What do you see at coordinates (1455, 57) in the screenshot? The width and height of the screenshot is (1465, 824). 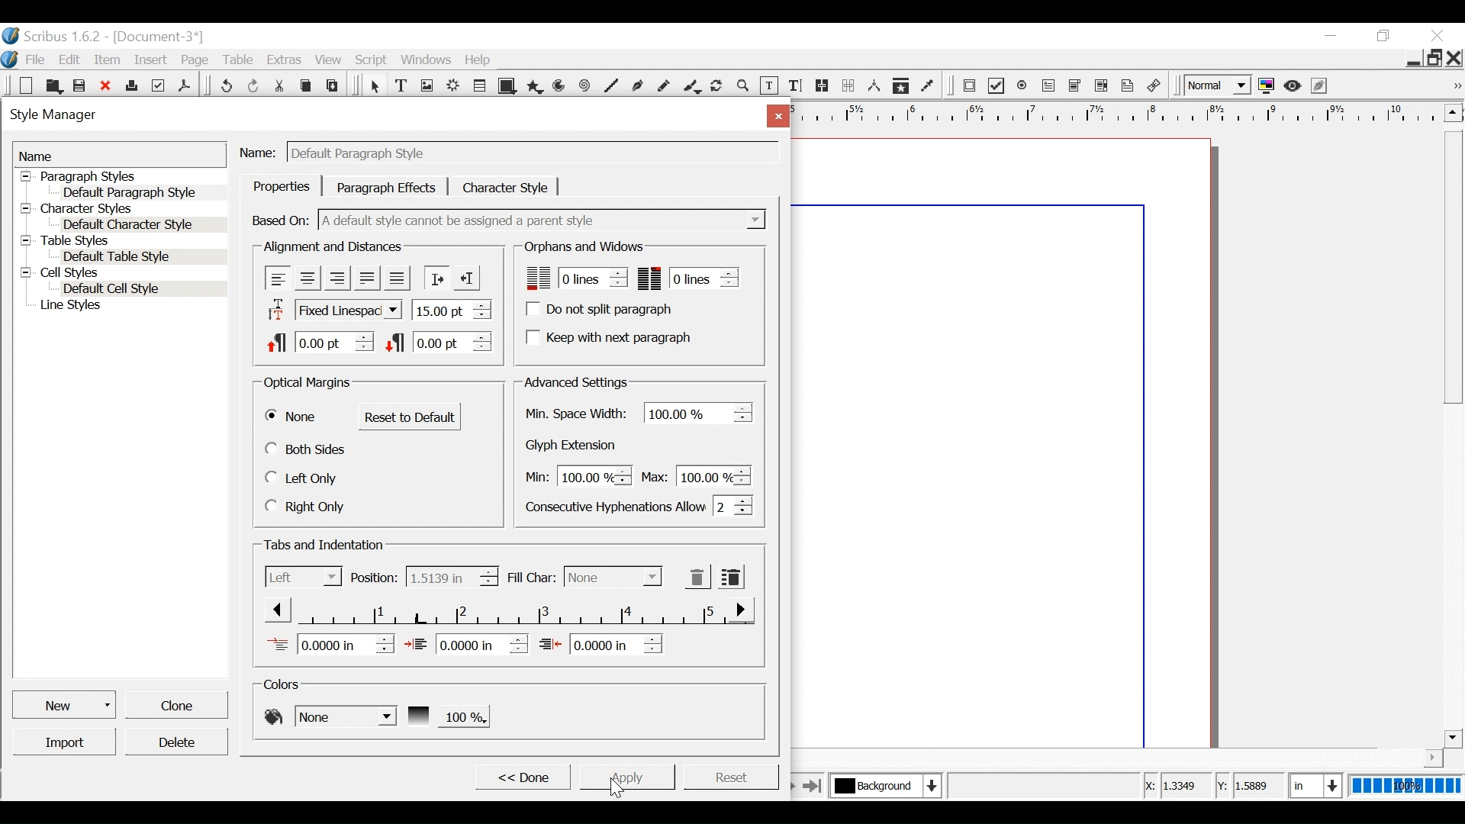 I see `Close` at bounding box center [1455, 57].